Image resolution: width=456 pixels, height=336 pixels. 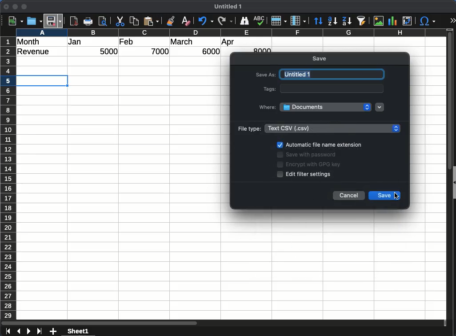 I want to click on copy, so click(x=135, y=21).